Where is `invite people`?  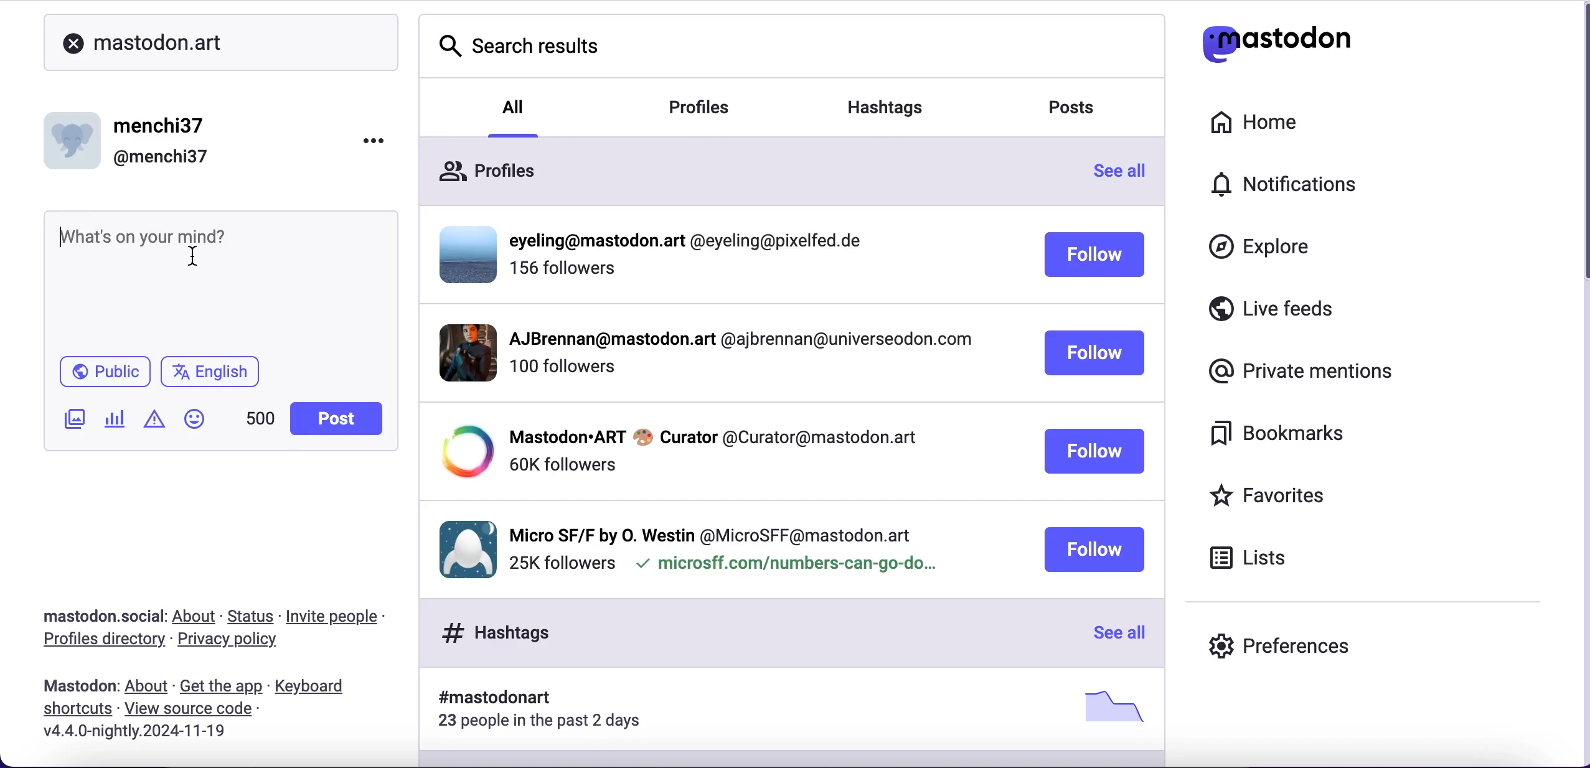 invite people is located at coordinates (339, 619).